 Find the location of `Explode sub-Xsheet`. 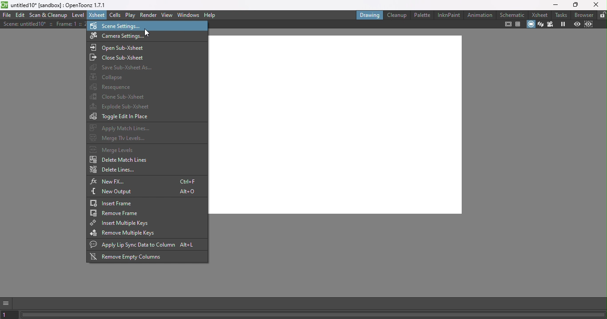

Explode sub-Xsheet is located at coordinates (120, 106).